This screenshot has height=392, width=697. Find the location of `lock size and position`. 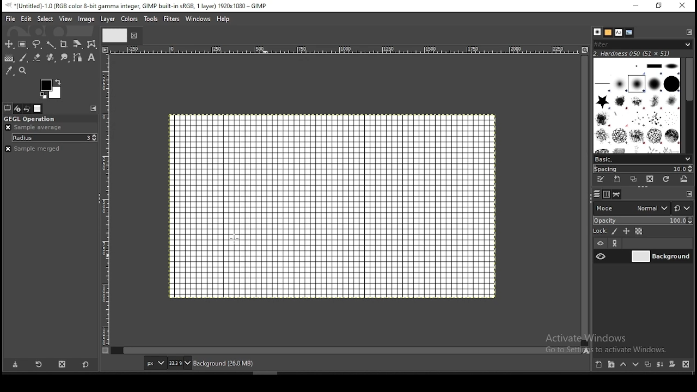

lock size and position is located at coordinates (626, 231).